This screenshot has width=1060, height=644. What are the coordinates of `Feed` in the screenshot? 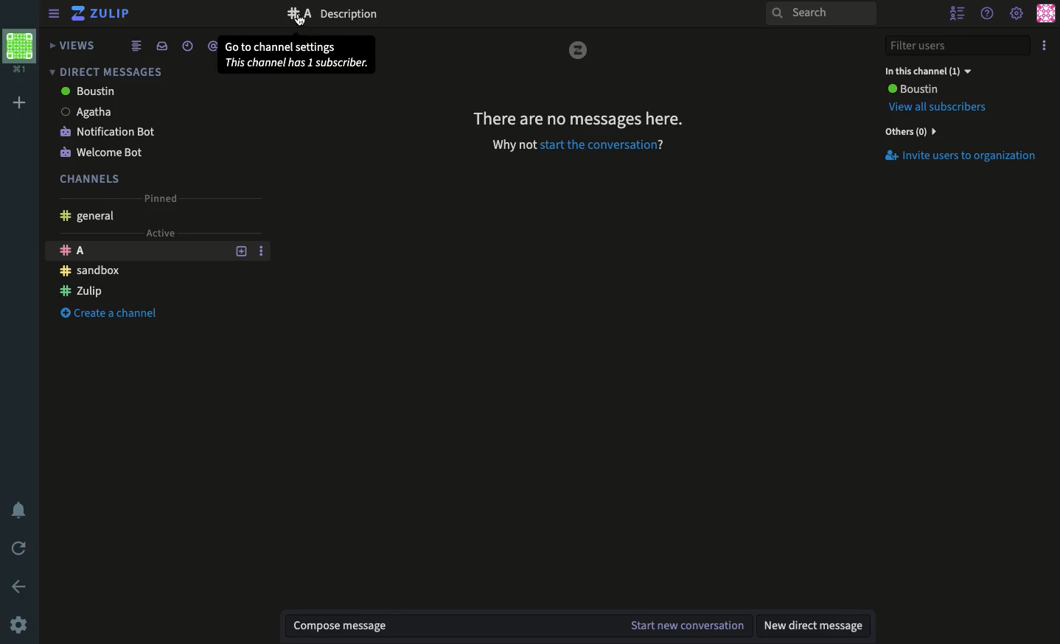 It's located at (133, 46).